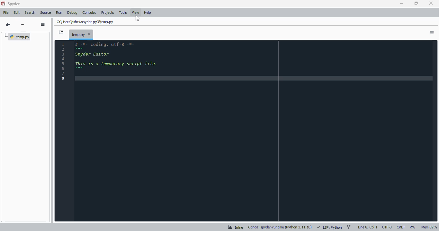 Image resolution: width=439 pixels, height=231 pixels. Describe the element at coordinates (417, 3) in the screenshot. I see `maximize` at that location.